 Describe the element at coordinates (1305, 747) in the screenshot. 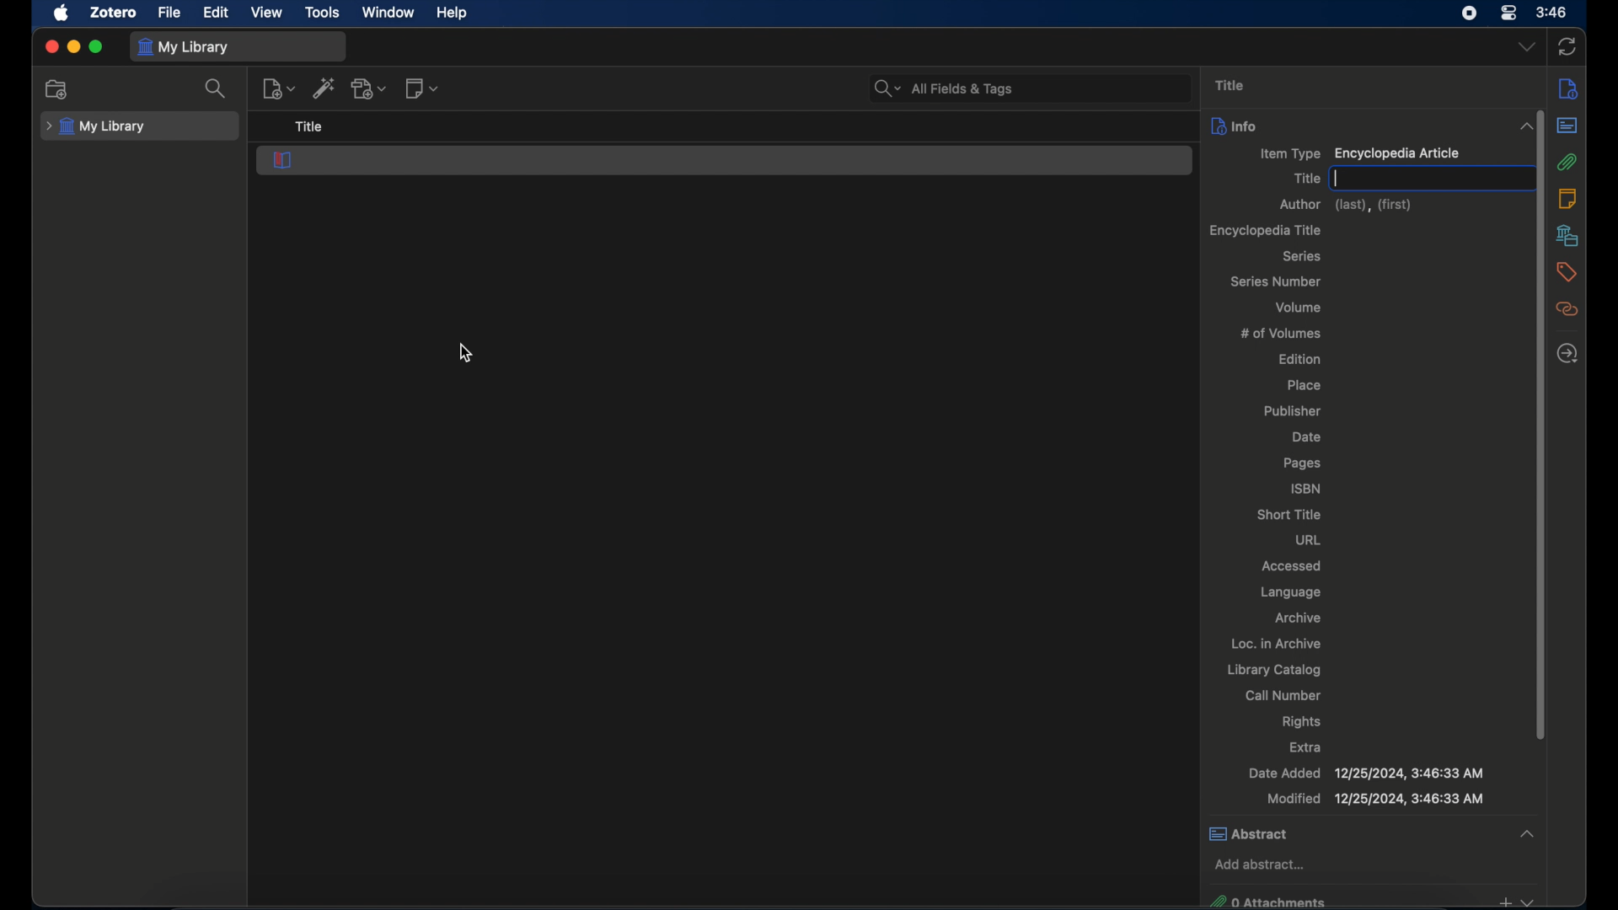

I see `extra` at that location.